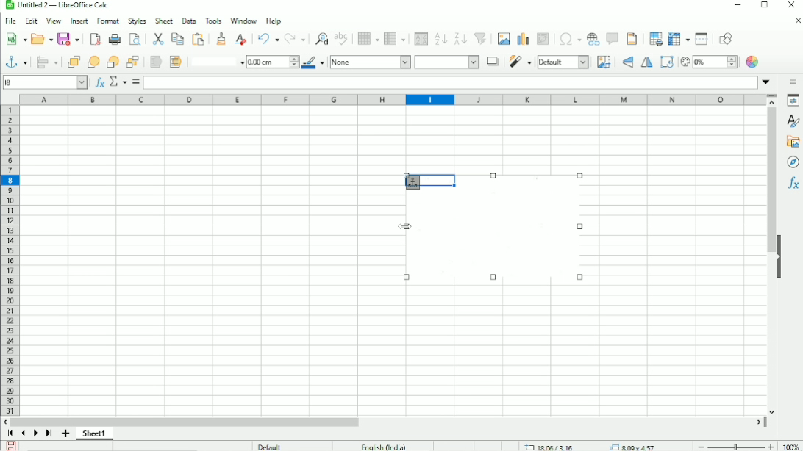 Image resolution: width=803 pixels, height=451 pixels. I want to click on Line style, so click(215, 61).